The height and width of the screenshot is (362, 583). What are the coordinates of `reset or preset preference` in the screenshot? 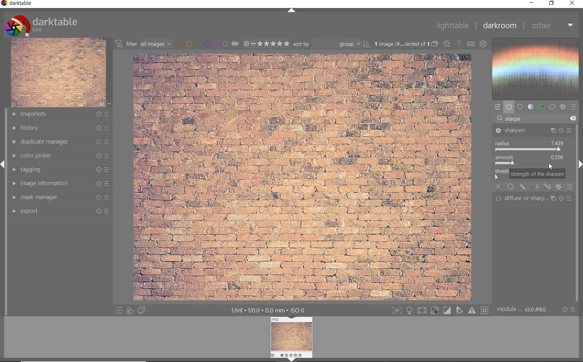 It's located at (568, 310).